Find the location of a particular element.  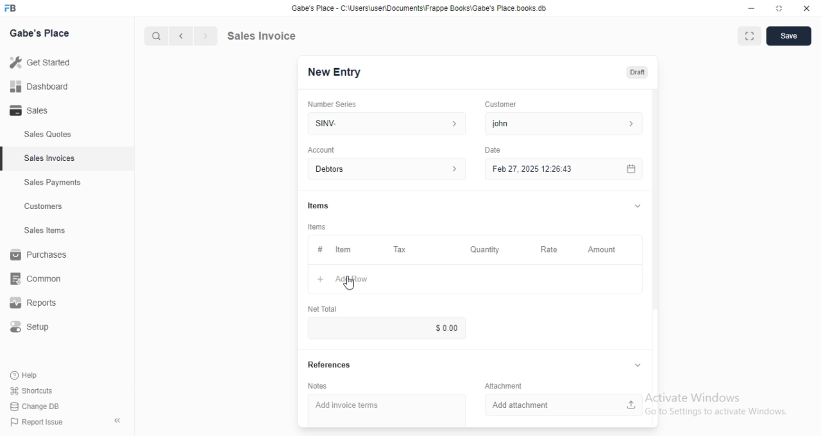

Date is located at coordinates (494, 149).